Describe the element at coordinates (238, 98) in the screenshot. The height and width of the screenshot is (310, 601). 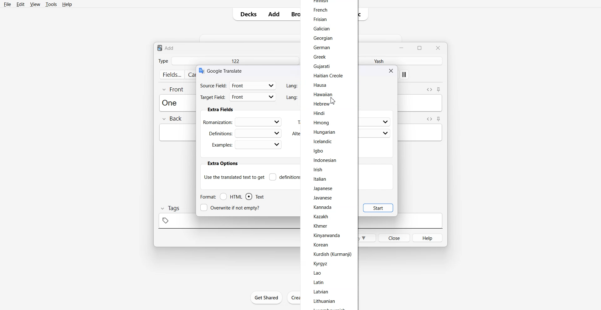
I see `Target Field` at that location.